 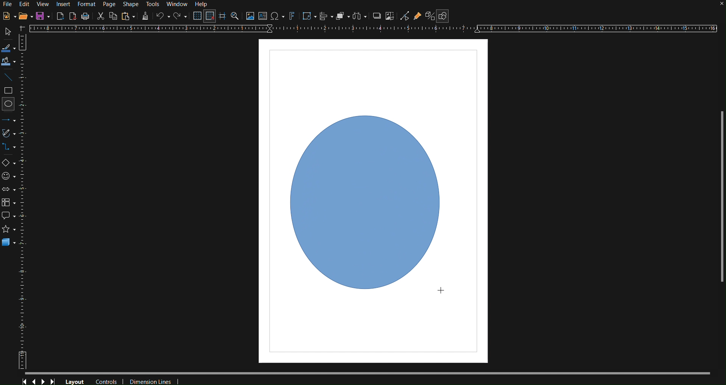 I want to click on Horizontal Ruler, so click(x=373, y=29).